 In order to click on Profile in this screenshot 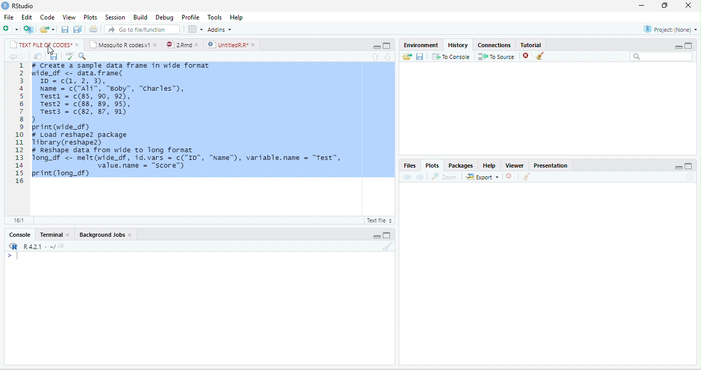, I will do `click(190, 17)`.